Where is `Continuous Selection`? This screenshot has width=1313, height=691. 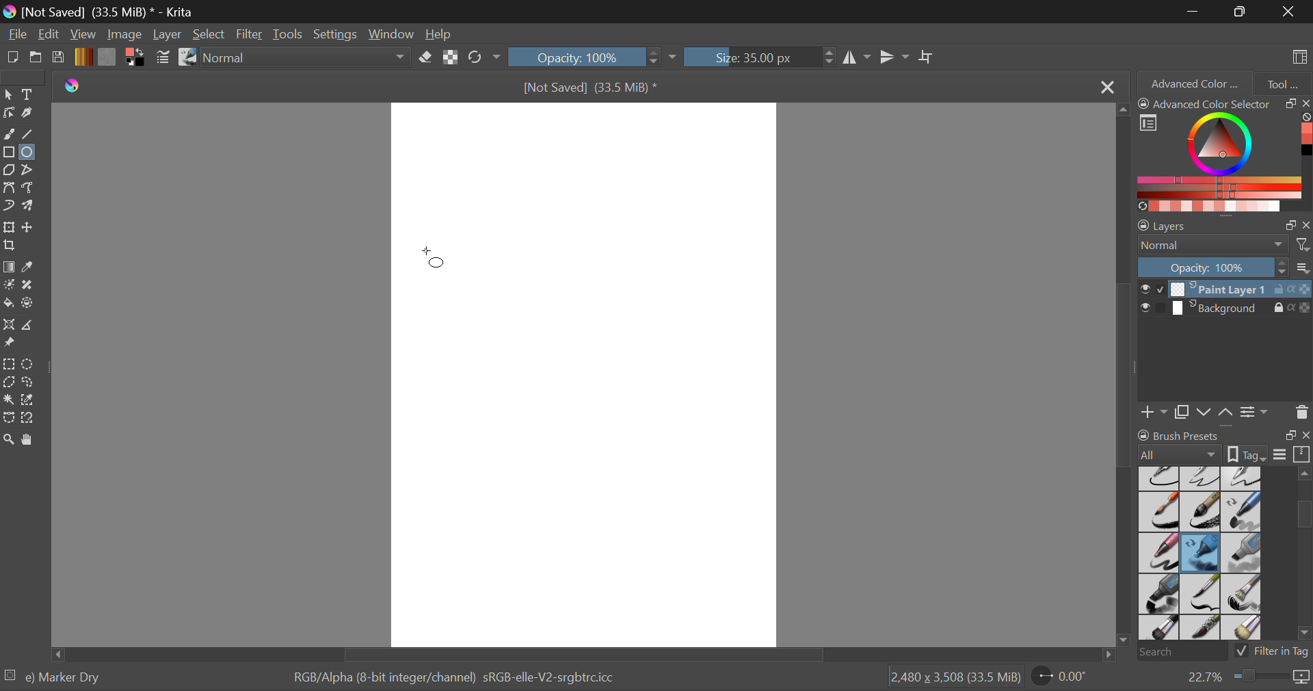
Continuous Selection is located at coordinates (8, 400).